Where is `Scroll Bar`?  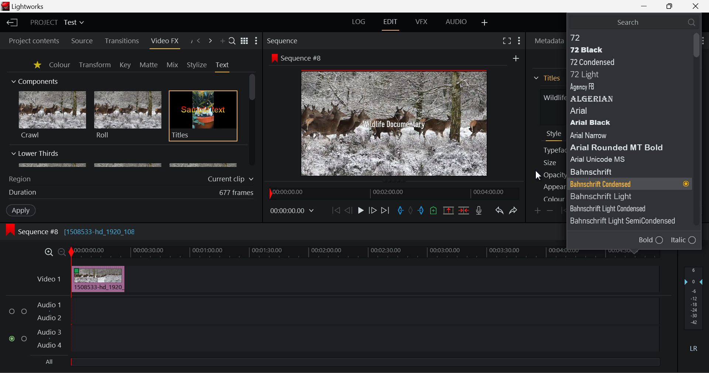 Scroll Bar is located at coordinates (253, 121).